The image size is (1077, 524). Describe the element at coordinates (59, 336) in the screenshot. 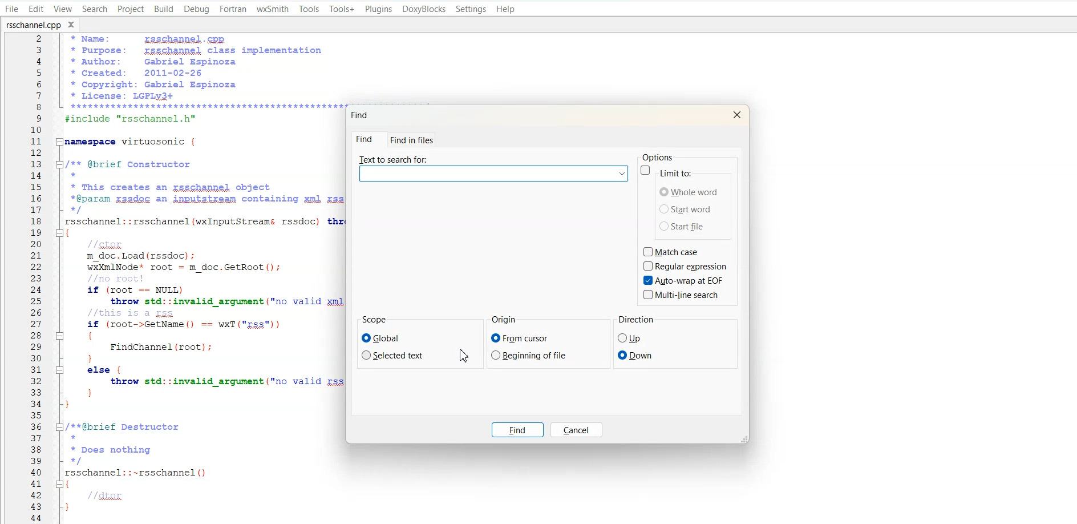

I see `Collapse` at that location.